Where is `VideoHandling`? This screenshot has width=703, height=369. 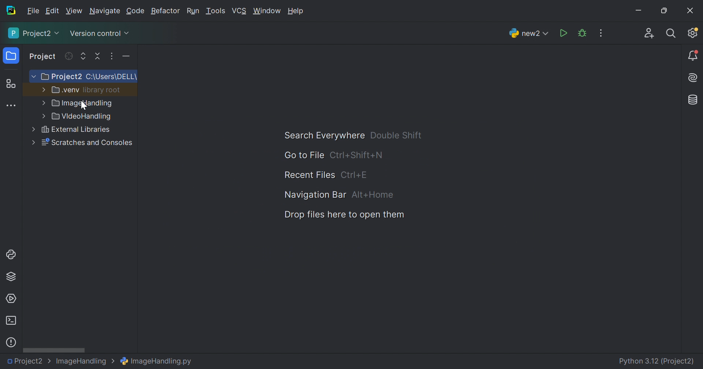
VideoHandling is located at coordinates (83, 117).